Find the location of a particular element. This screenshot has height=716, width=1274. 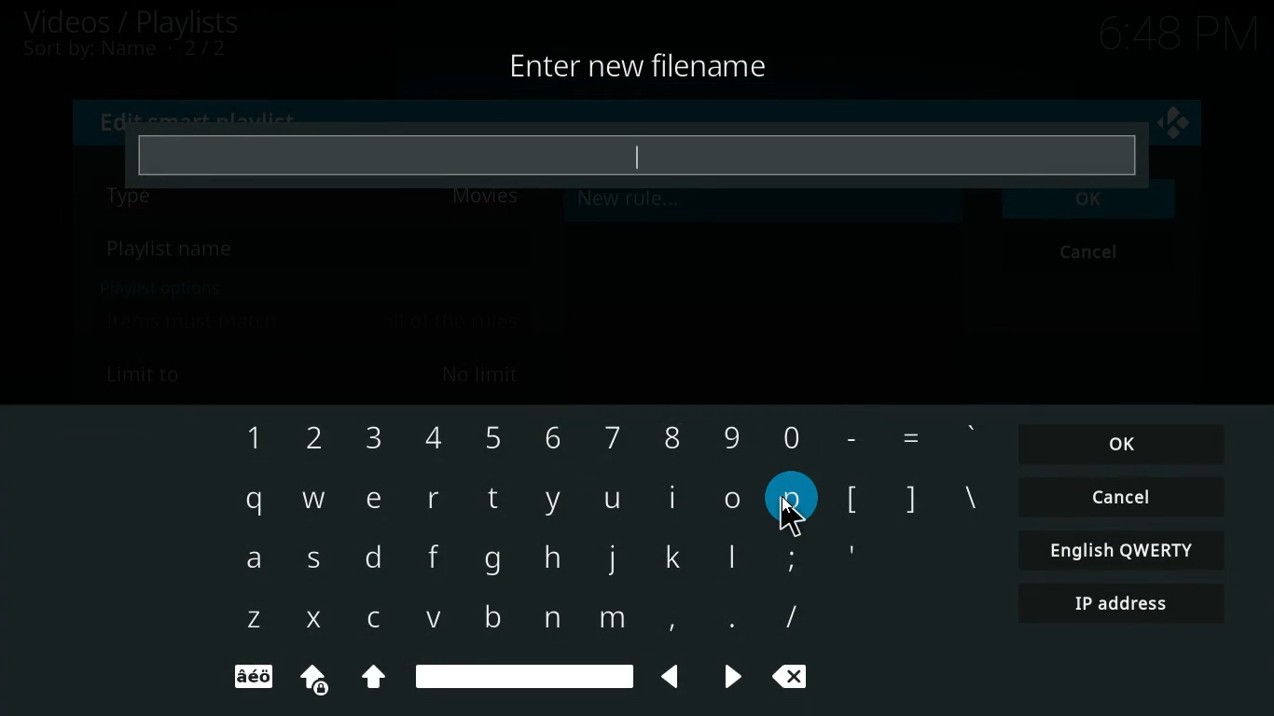

name is located at coordinates (311, 251).